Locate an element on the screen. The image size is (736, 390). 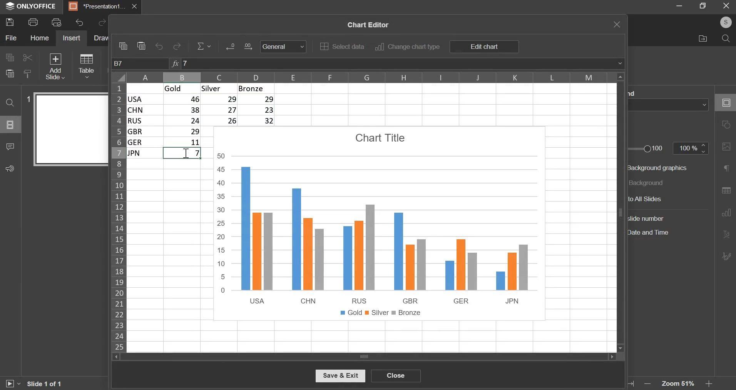
print preview is located at coordinates (57, 22).